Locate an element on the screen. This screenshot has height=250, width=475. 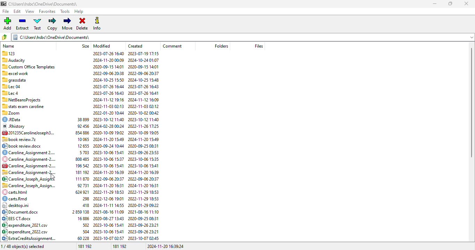
file is located at coordinates (6, 11).